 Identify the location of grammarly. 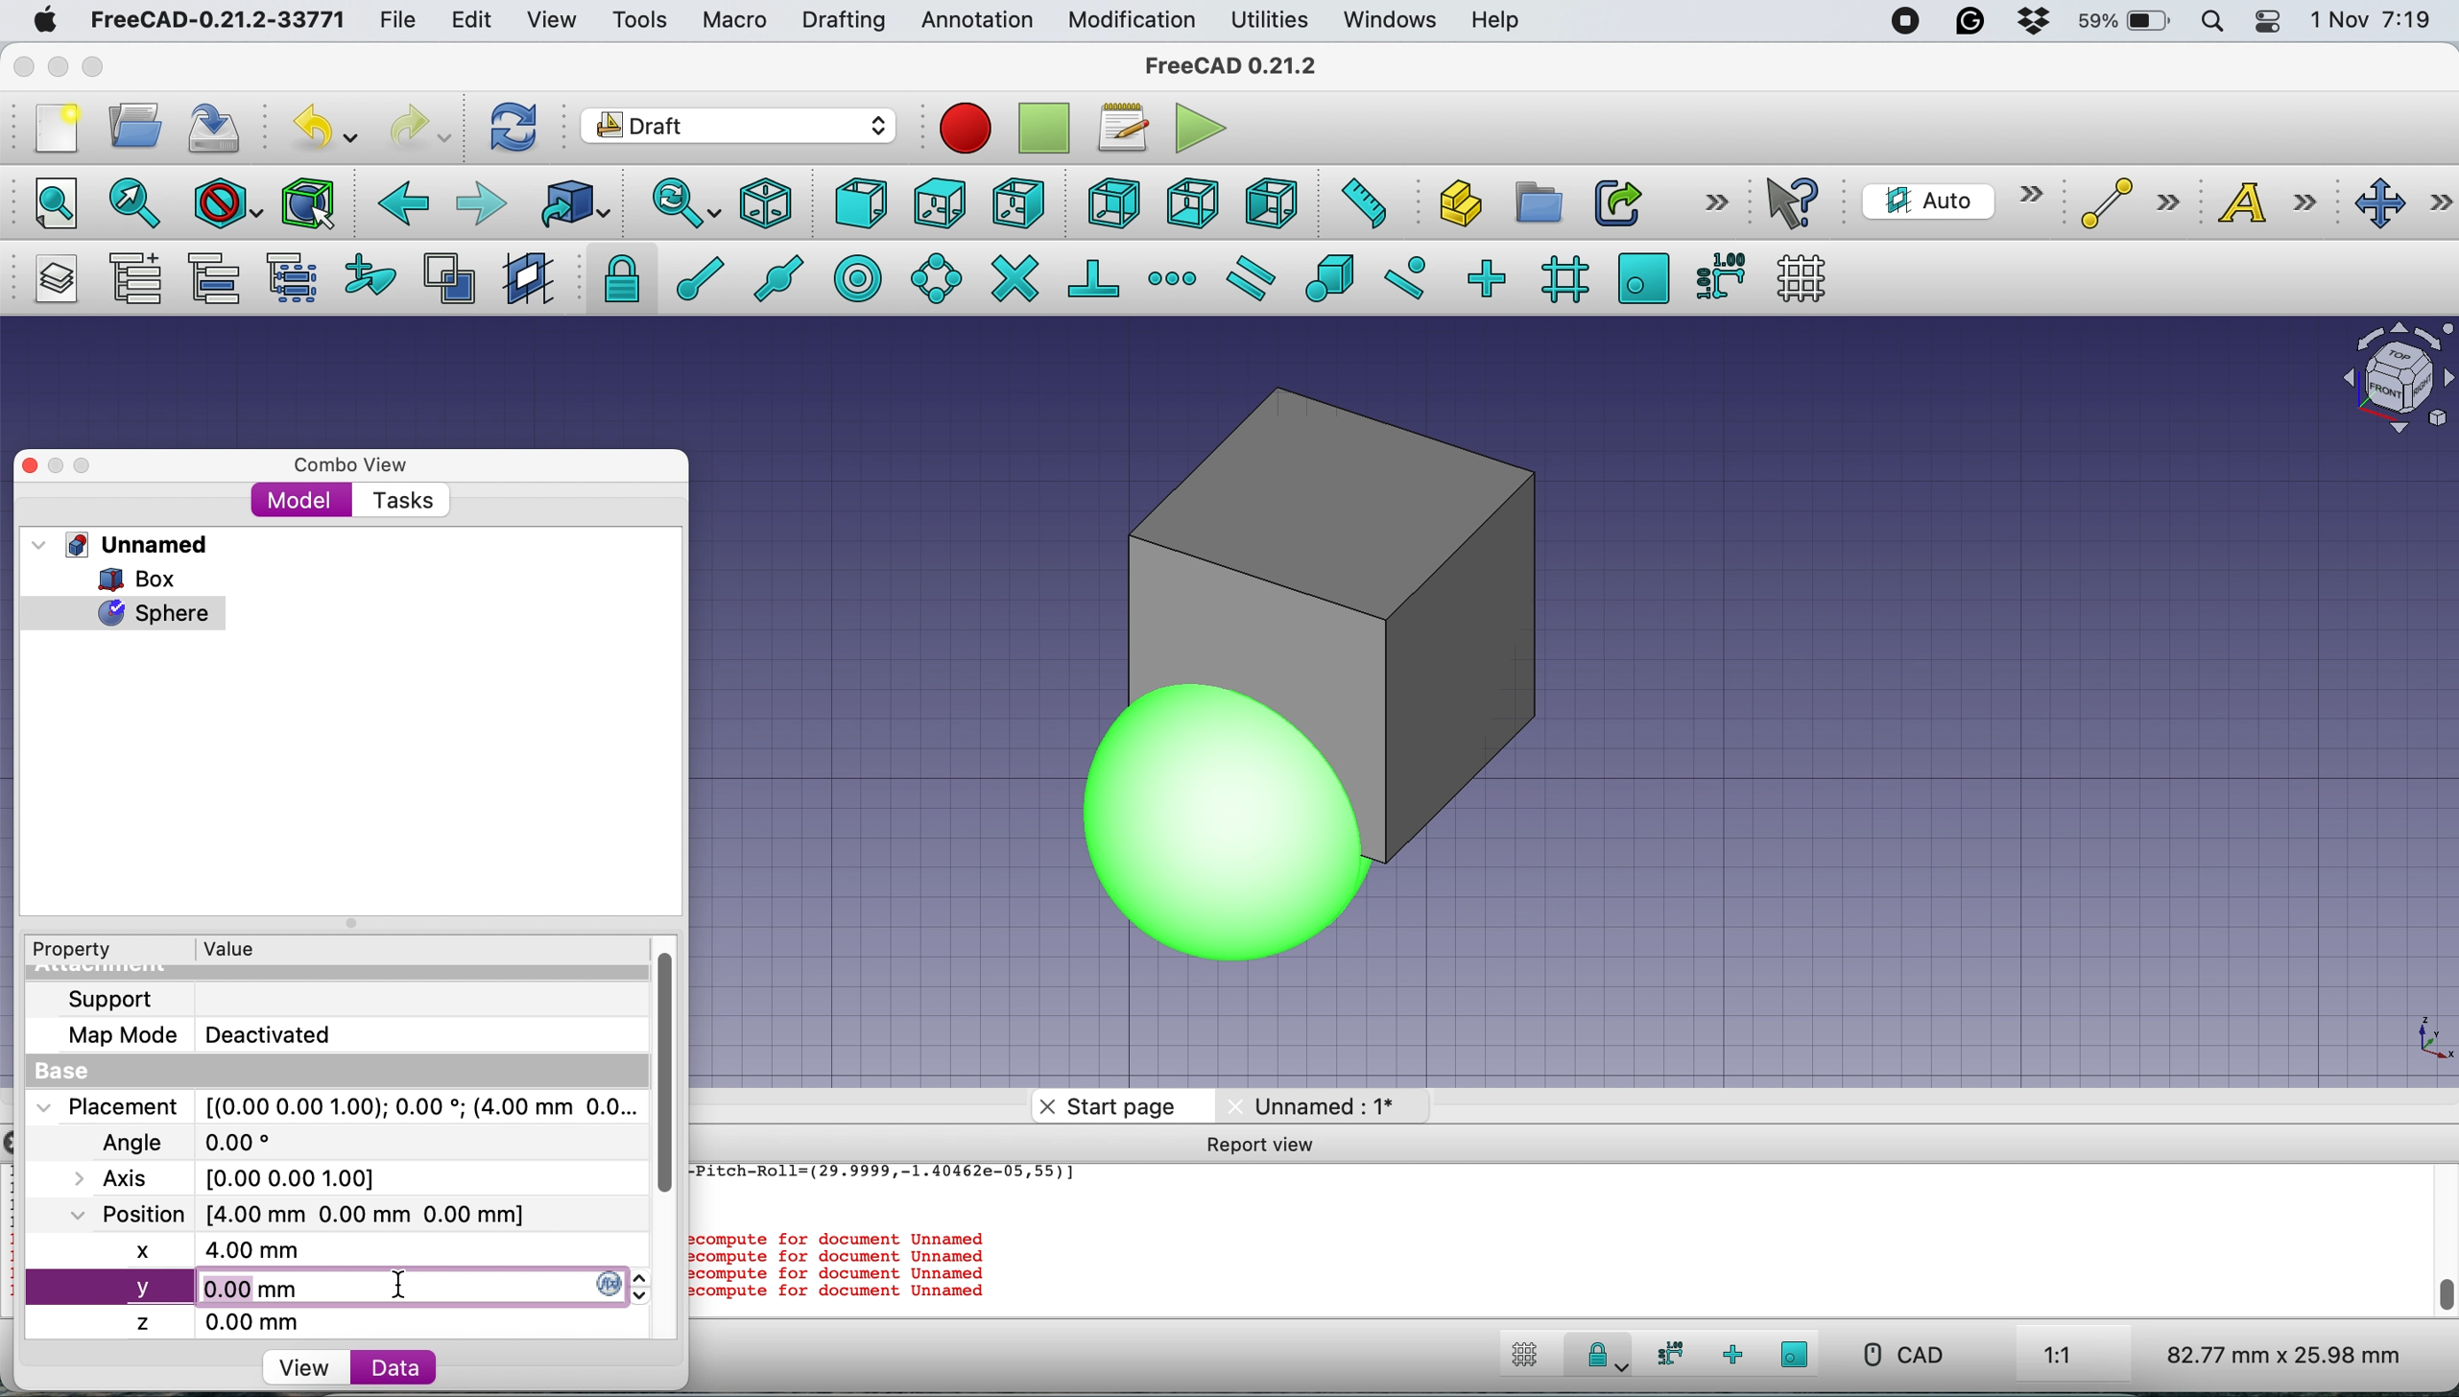
(1970, 21).